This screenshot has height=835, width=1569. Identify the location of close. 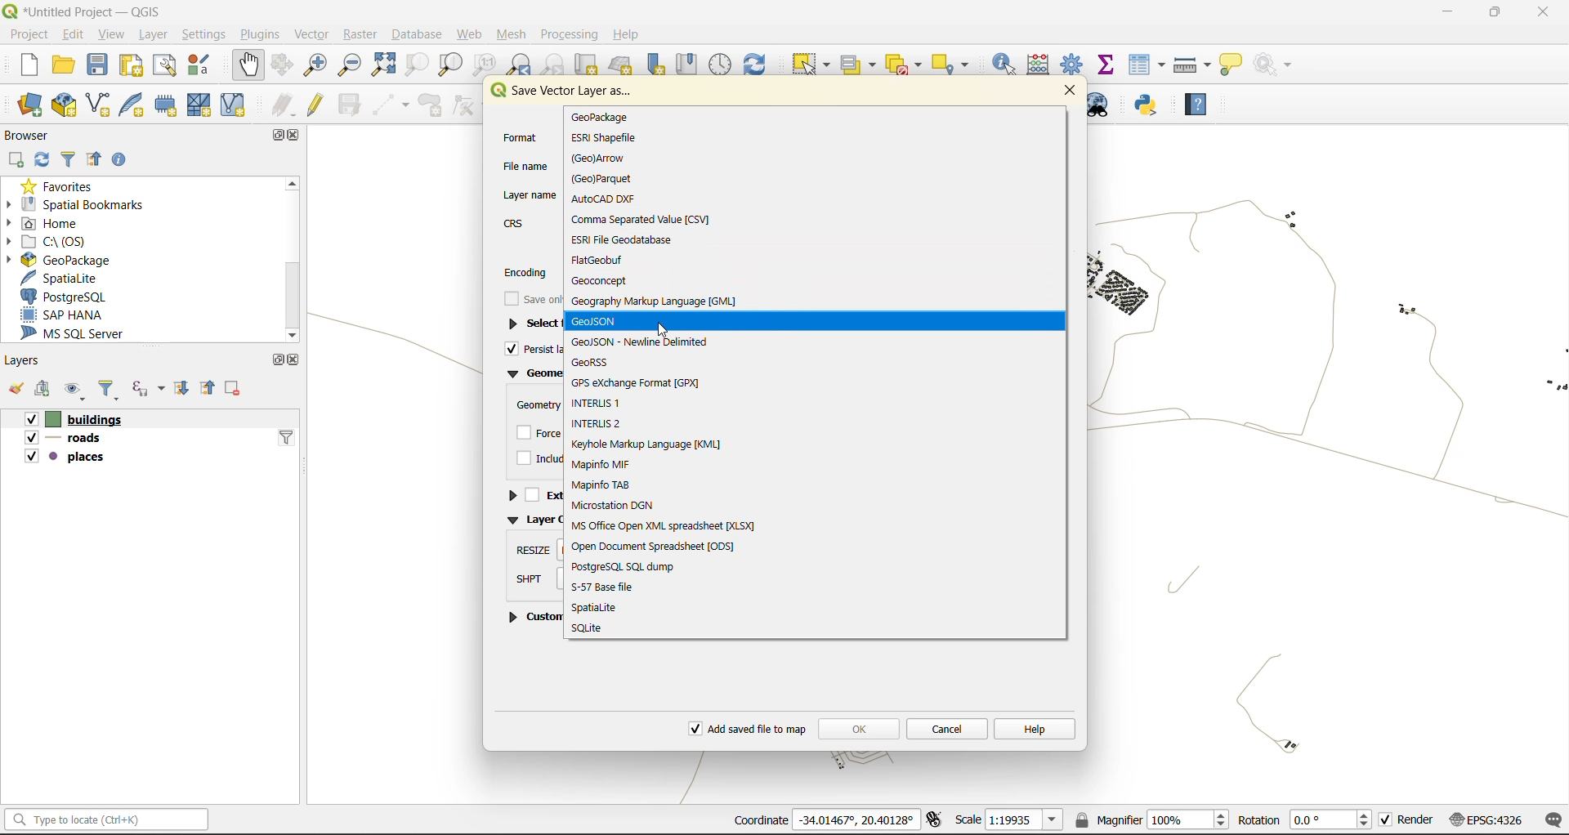
(295, 360).